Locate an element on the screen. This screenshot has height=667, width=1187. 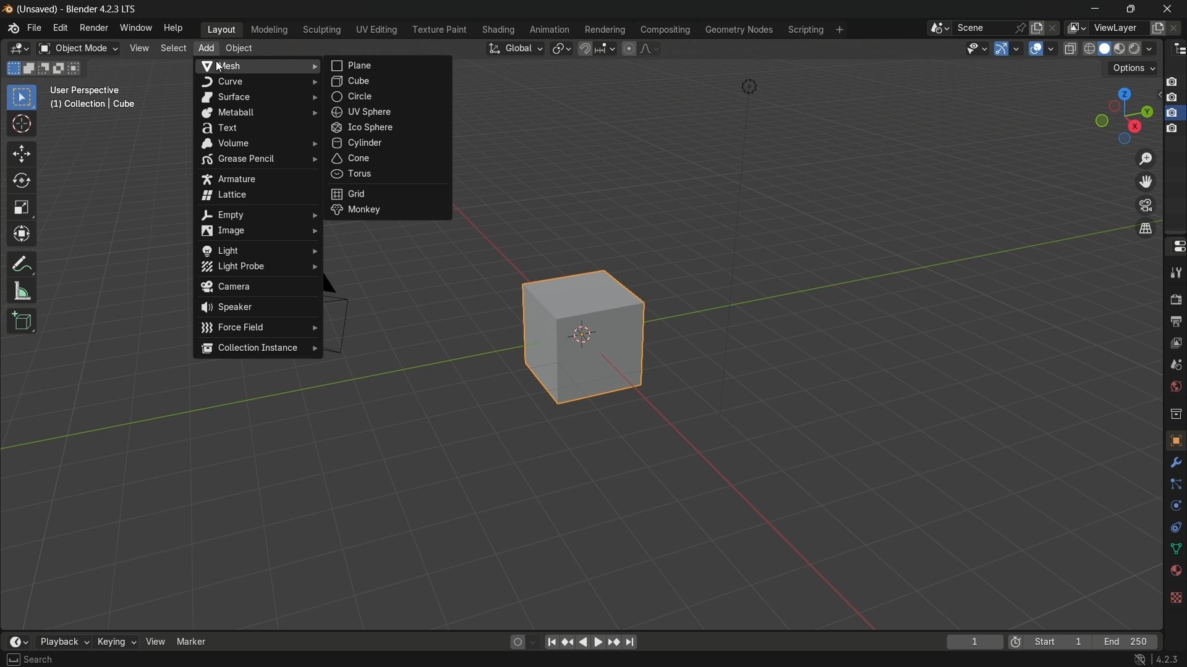
compositing is located at coordinates (665, 30).